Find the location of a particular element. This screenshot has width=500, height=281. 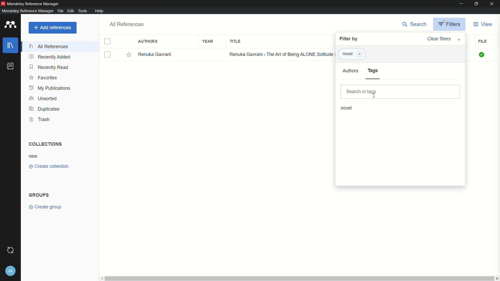

tools menu is located at coordinates (83, 11).